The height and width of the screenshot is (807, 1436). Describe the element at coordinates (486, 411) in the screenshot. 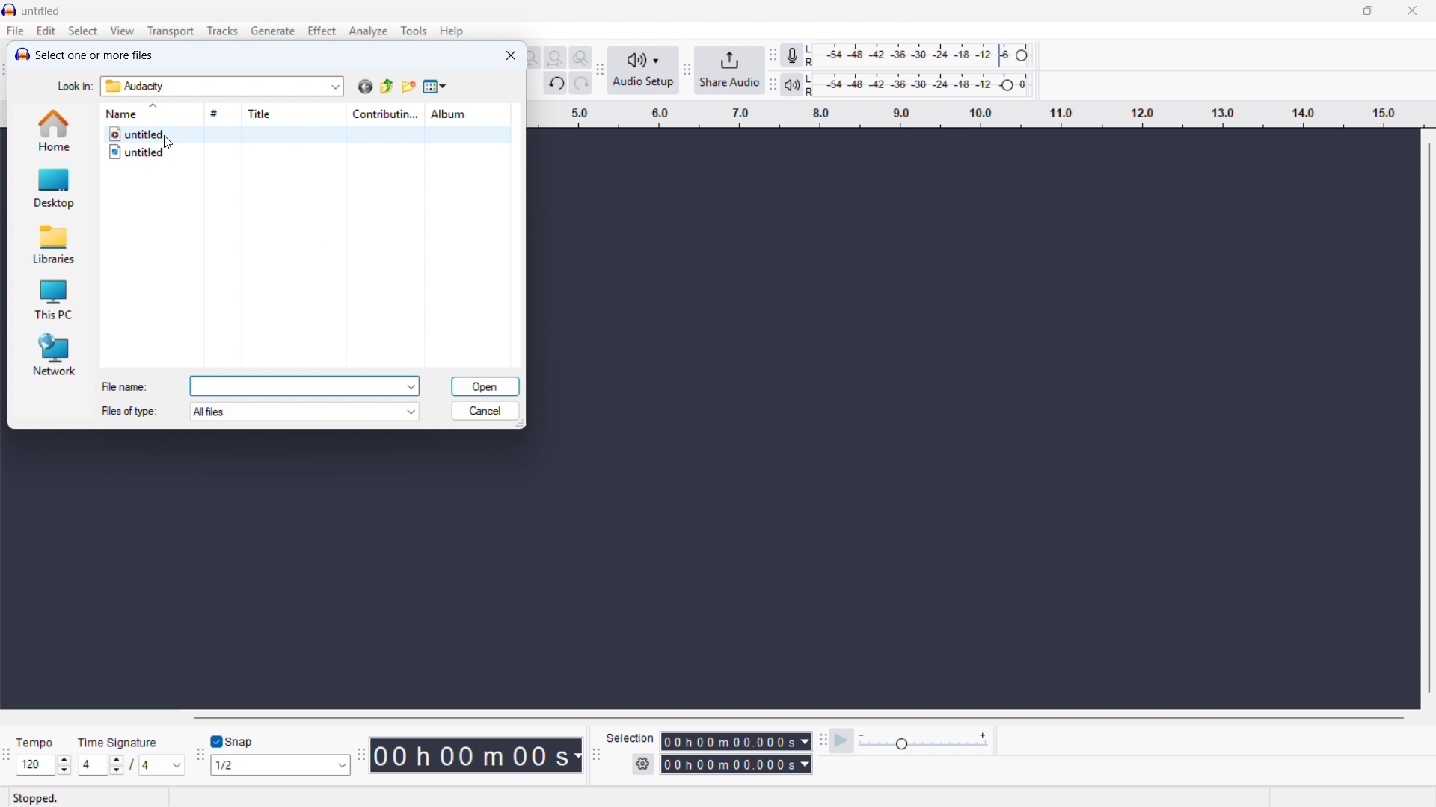

I see `Cancel ` at that location.